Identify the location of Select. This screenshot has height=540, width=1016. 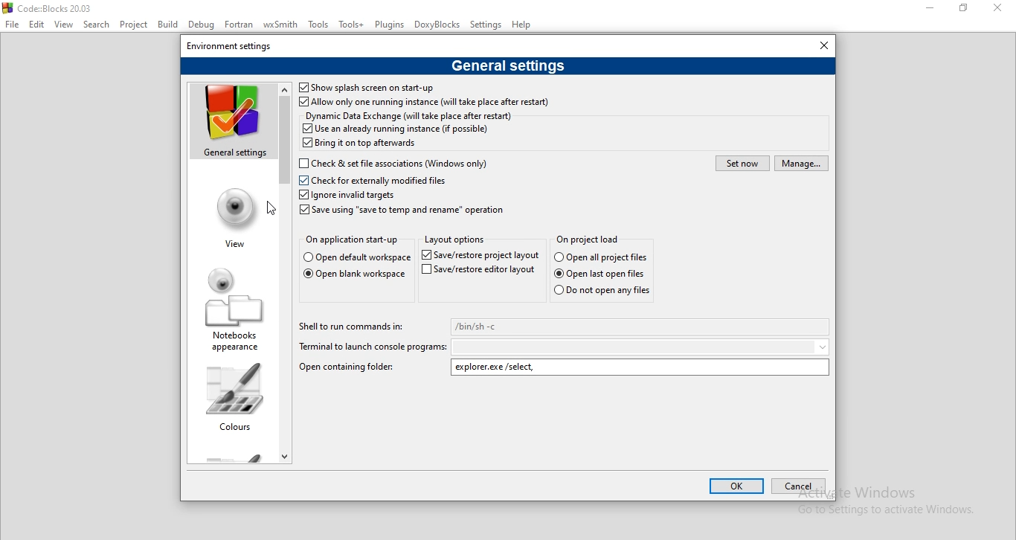
(98, 26).